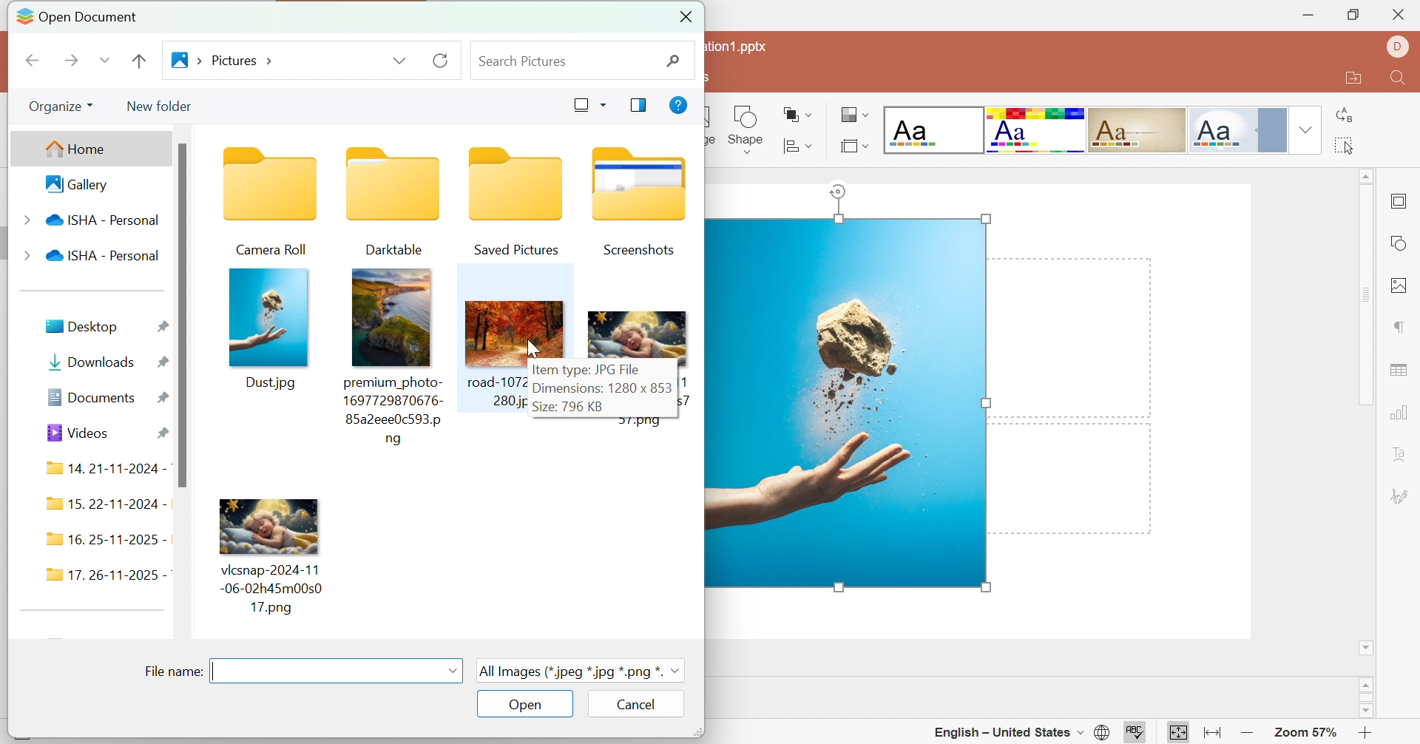 The image size is (1420, 744). What do you see at coordinates (680, 103) in the screenshot?
I see `Get help` at bounding box center [680, 103].